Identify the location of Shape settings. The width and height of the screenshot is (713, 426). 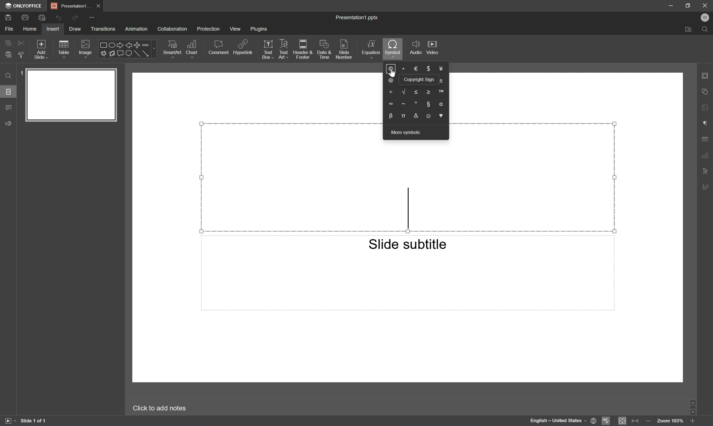
(705, 91).